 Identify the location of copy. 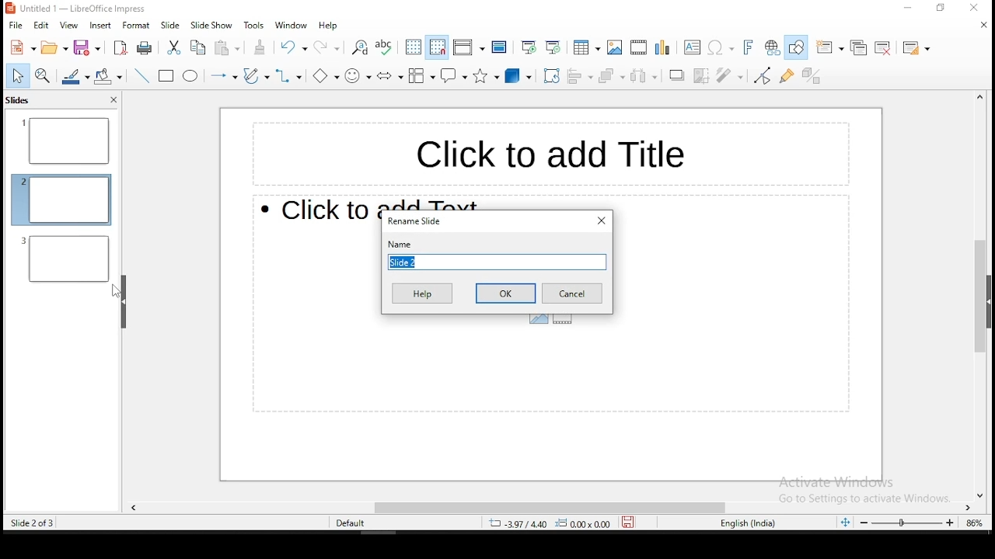
(200, 48).